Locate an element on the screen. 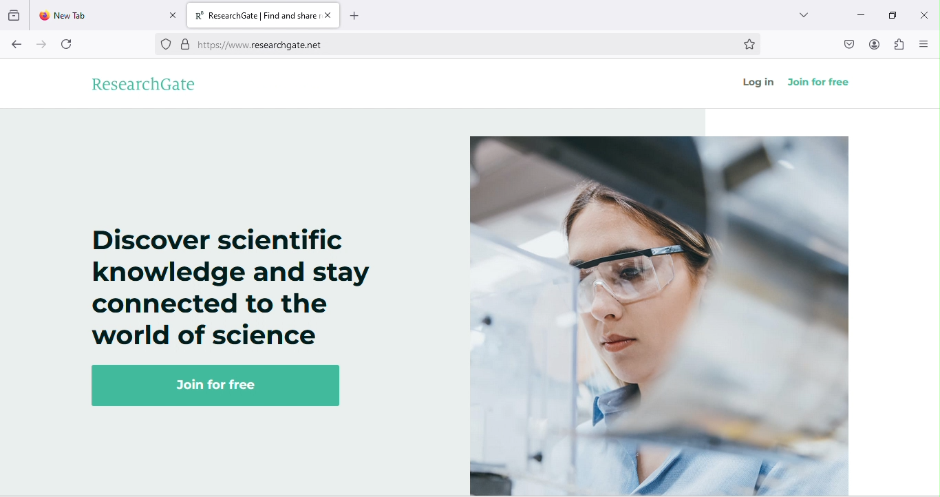  bookmark is located at coordinates (752, 44).